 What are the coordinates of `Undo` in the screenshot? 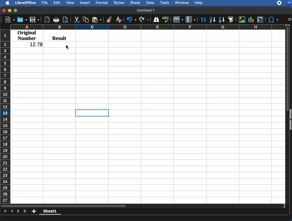 It's located at (131, 20).